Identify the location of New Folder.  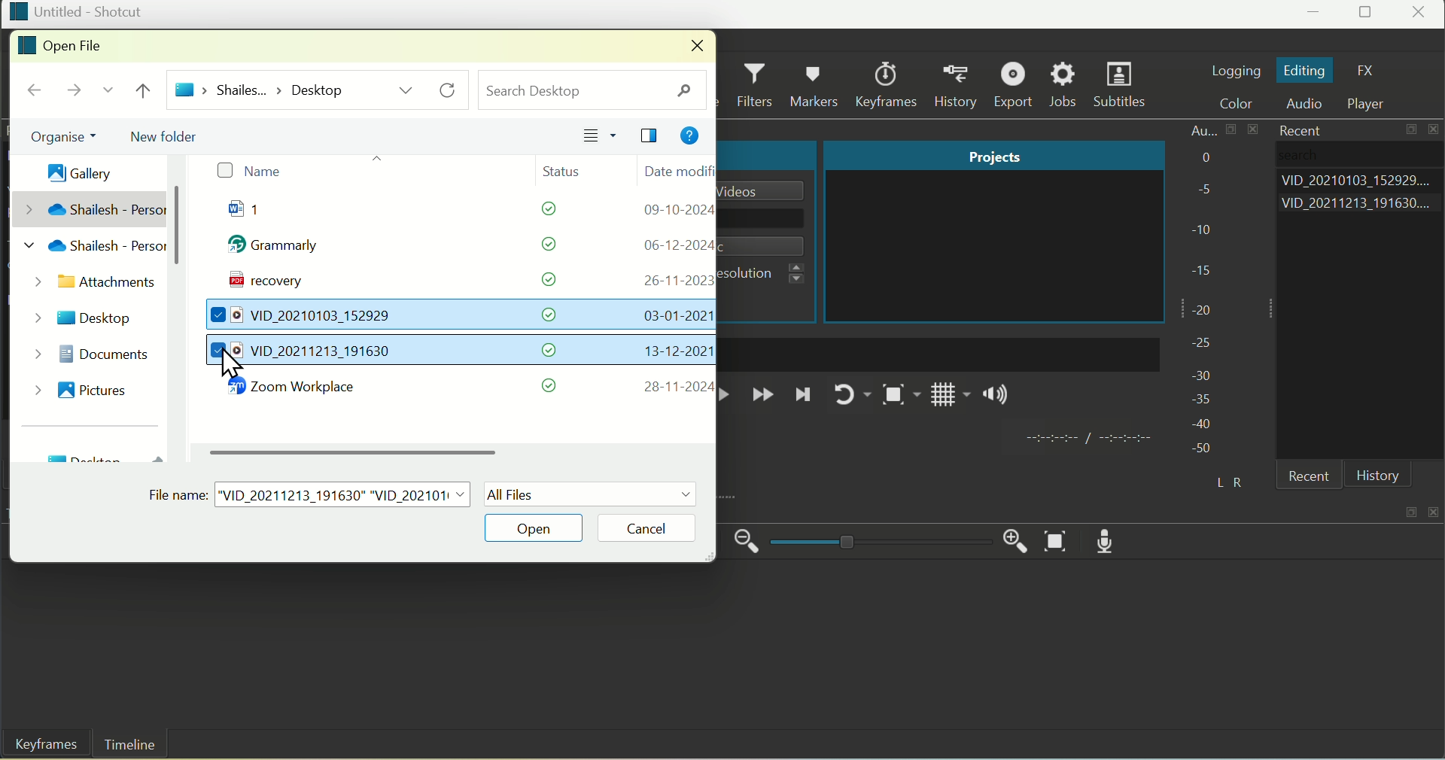
(169, 134).